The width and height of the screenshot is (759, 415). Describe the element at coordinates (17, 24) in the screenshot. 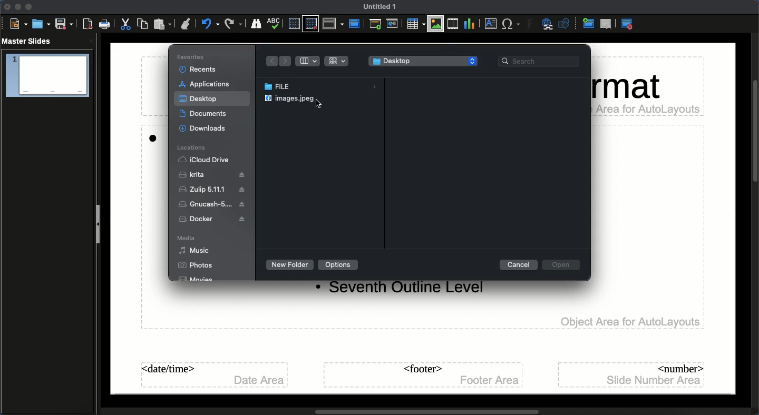

I see `New` at that location.